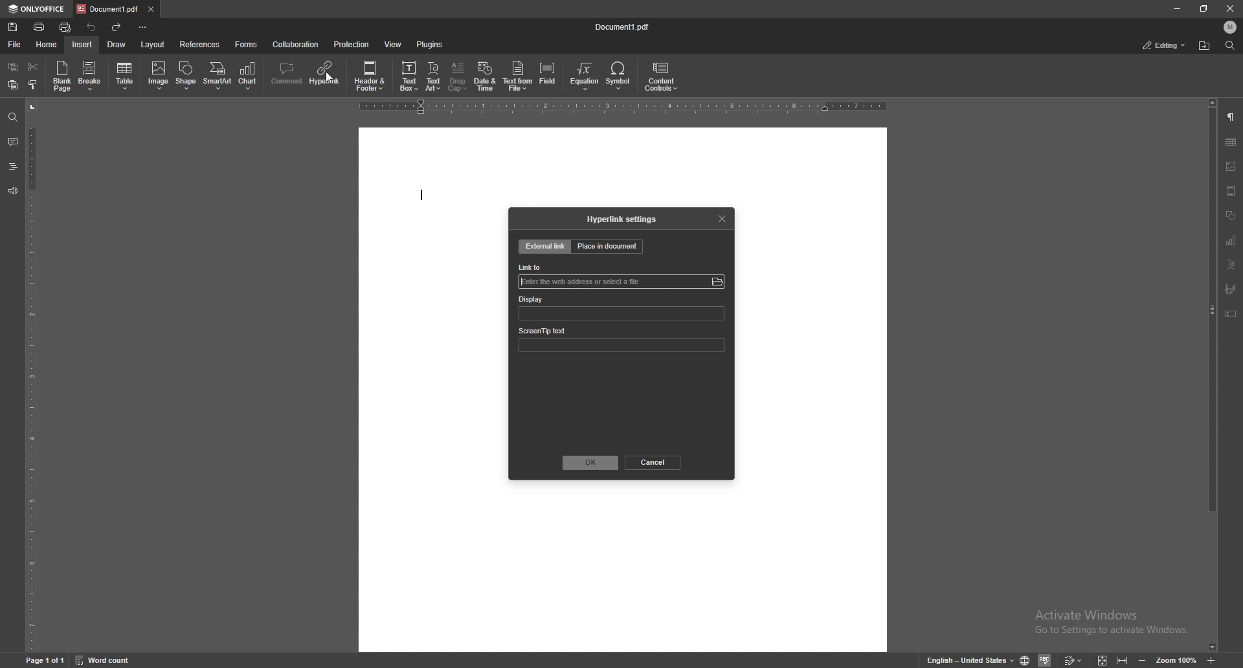 The image size is (1243, 668). I want to click on find location, so click(1204, 46).